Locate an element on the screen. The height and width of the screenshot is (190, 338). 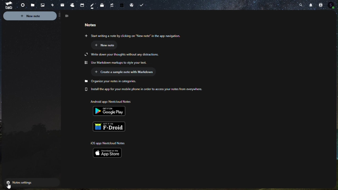
deck is located at coordinates (102, 4).